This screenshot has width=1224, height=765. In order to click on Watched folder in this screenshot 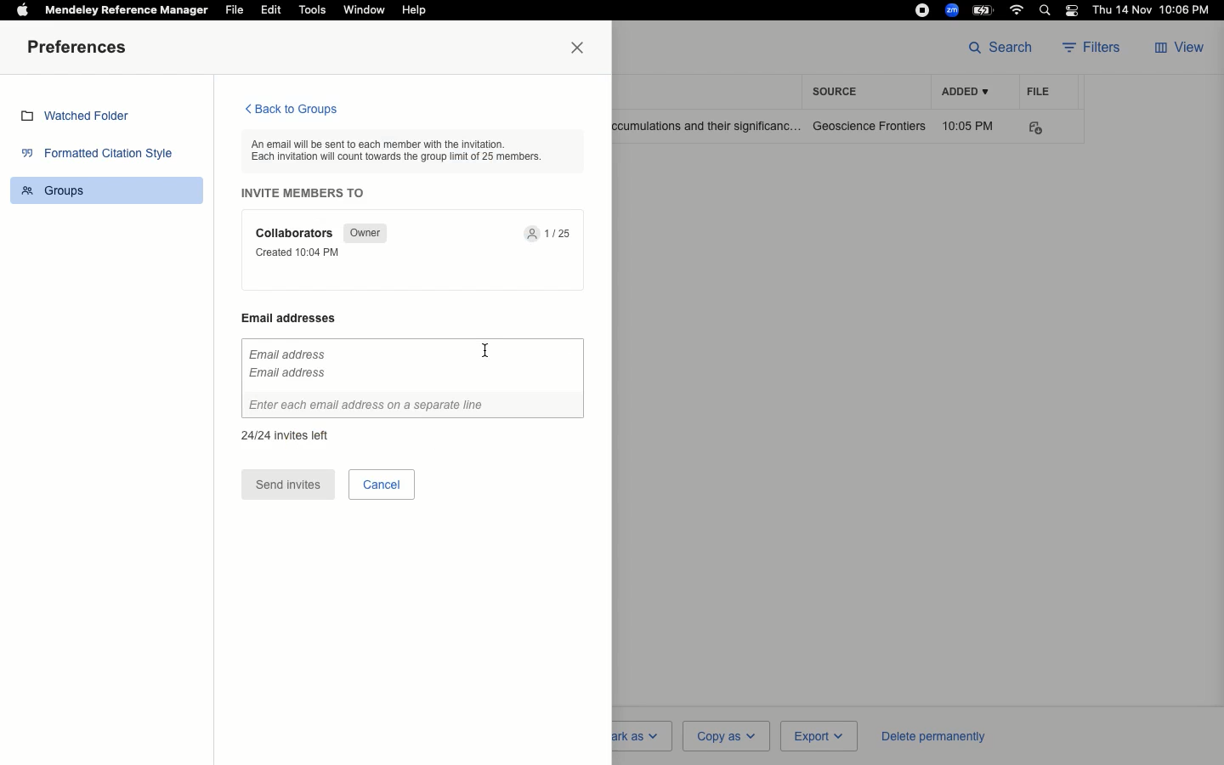, I will do `click(81, 118)`.